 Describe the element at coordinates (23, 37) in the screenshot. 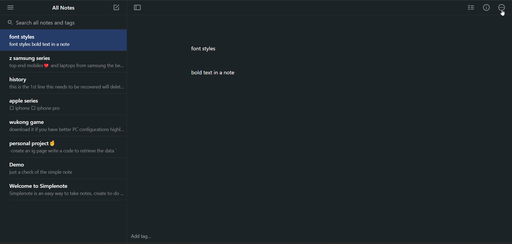

I see `font styles` at that location.